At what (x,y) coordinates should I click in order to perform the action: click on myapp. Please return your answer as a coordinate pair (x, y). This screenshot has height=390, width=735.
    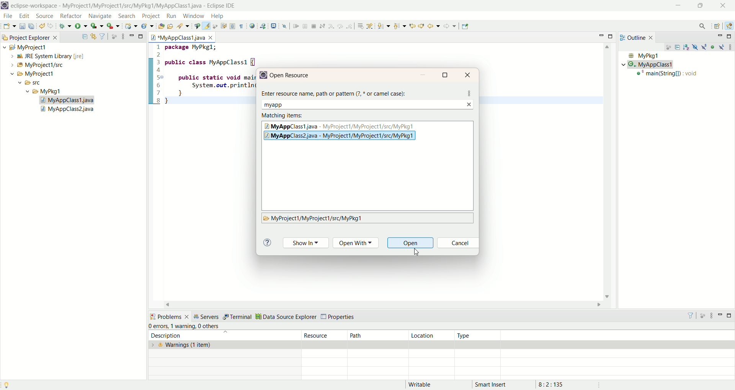
    Looking at the image, I should click on (277, 104).